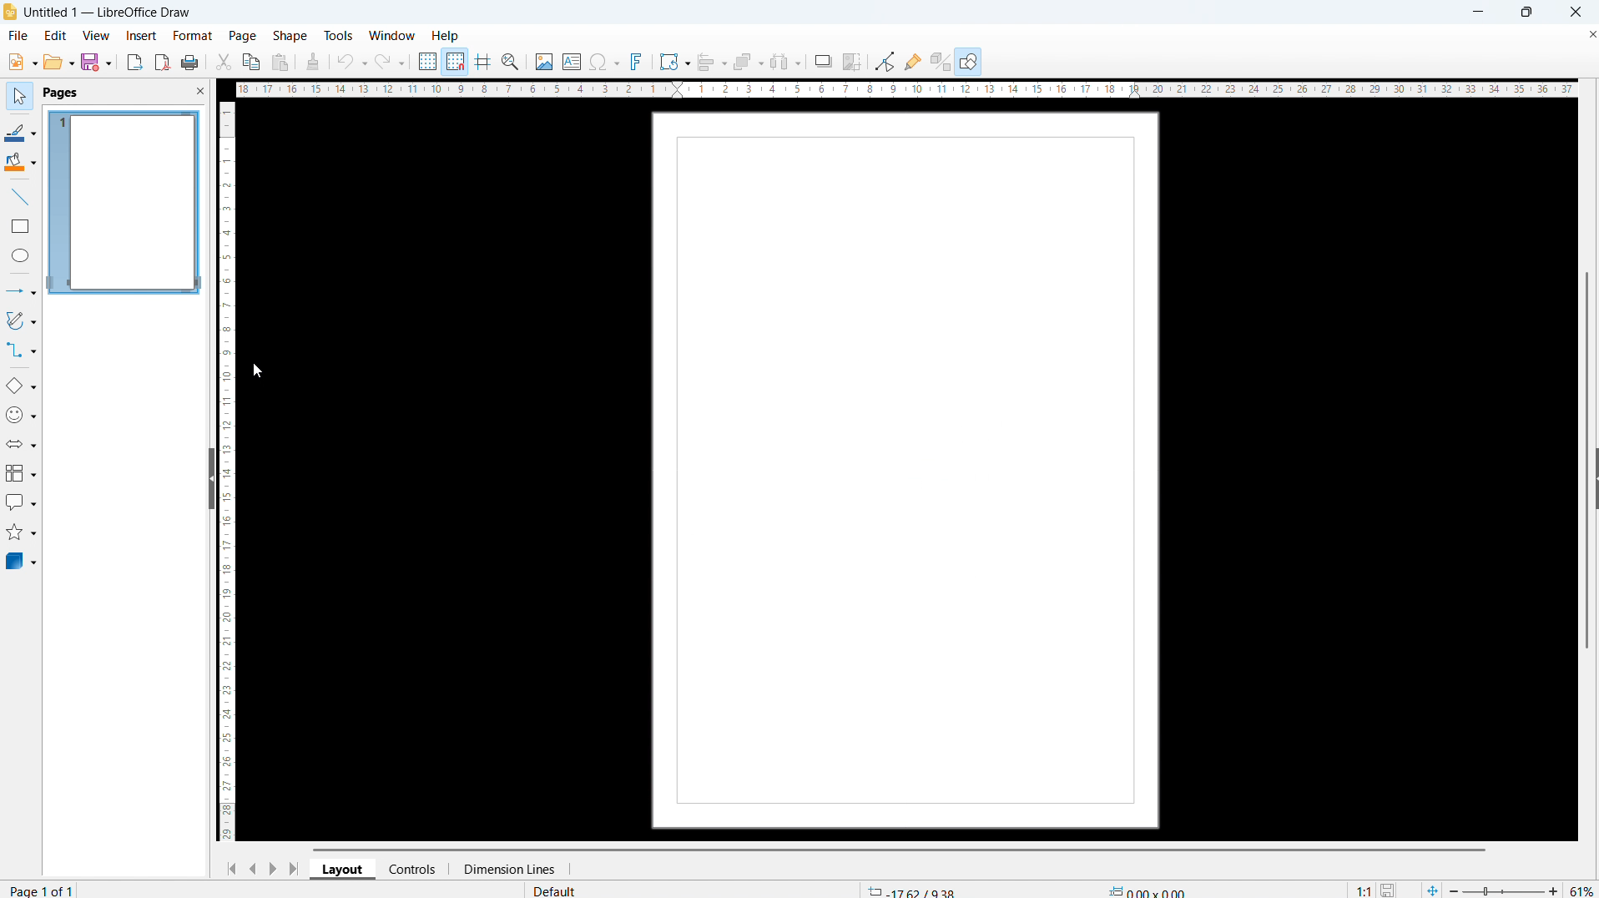 The width and height of the screenshot is (1599, 898). What do you see at coordinates (854, 61) in the screenshot?
I see `crop` at bounding box center [854, 61].